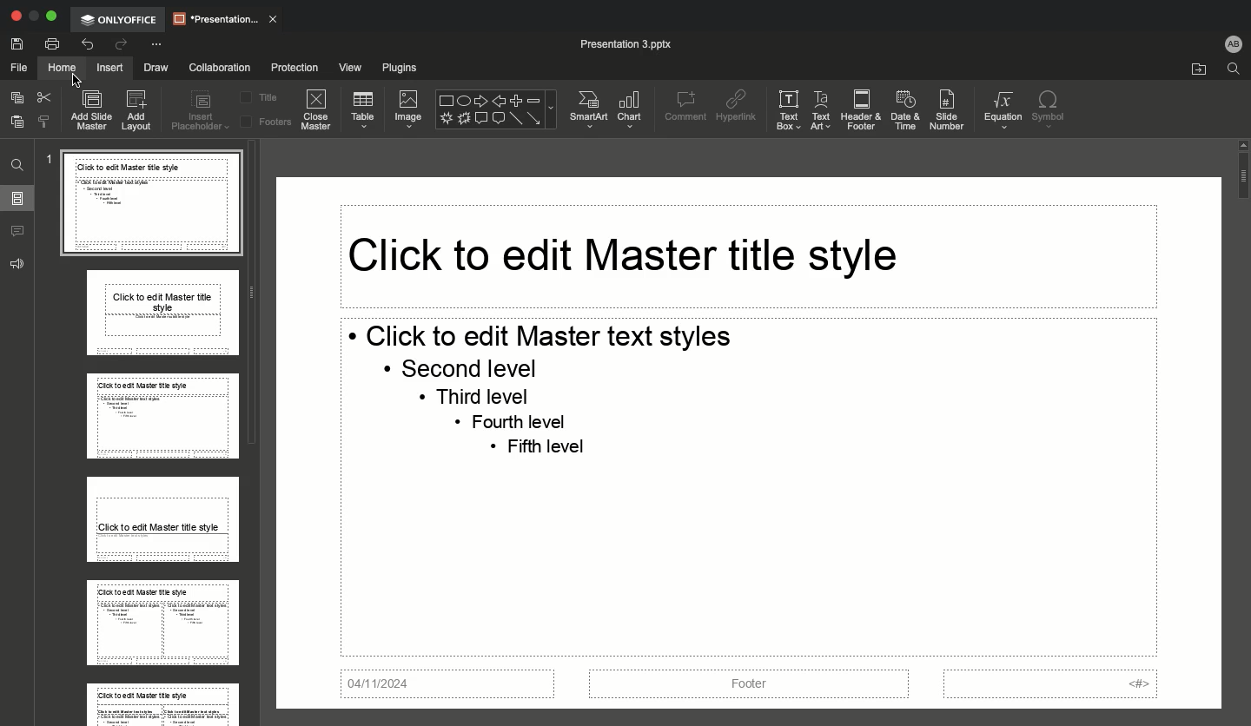 This screenshot has height=726, width=1251. Describe the element at coordinates (1047, 108) in the screenshot. I see `Symbol` at that location.